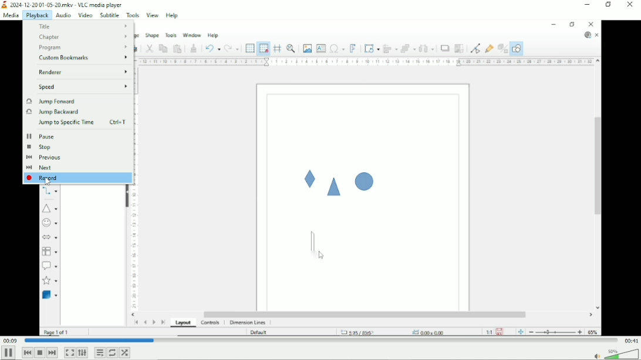  What do you see at coordinates (320, 340) in the screenshot?
I see `Play duration` at bounding box center [320, 340].